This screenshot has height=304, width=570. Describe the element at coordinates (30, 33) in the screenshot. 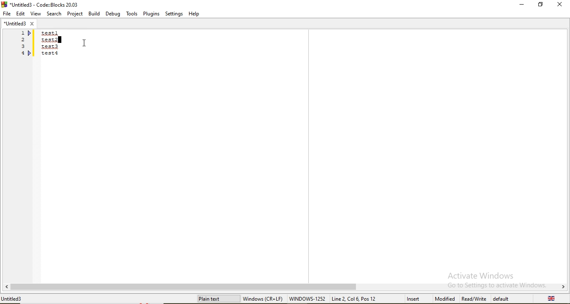

I see `indicator beside 1` at that location.